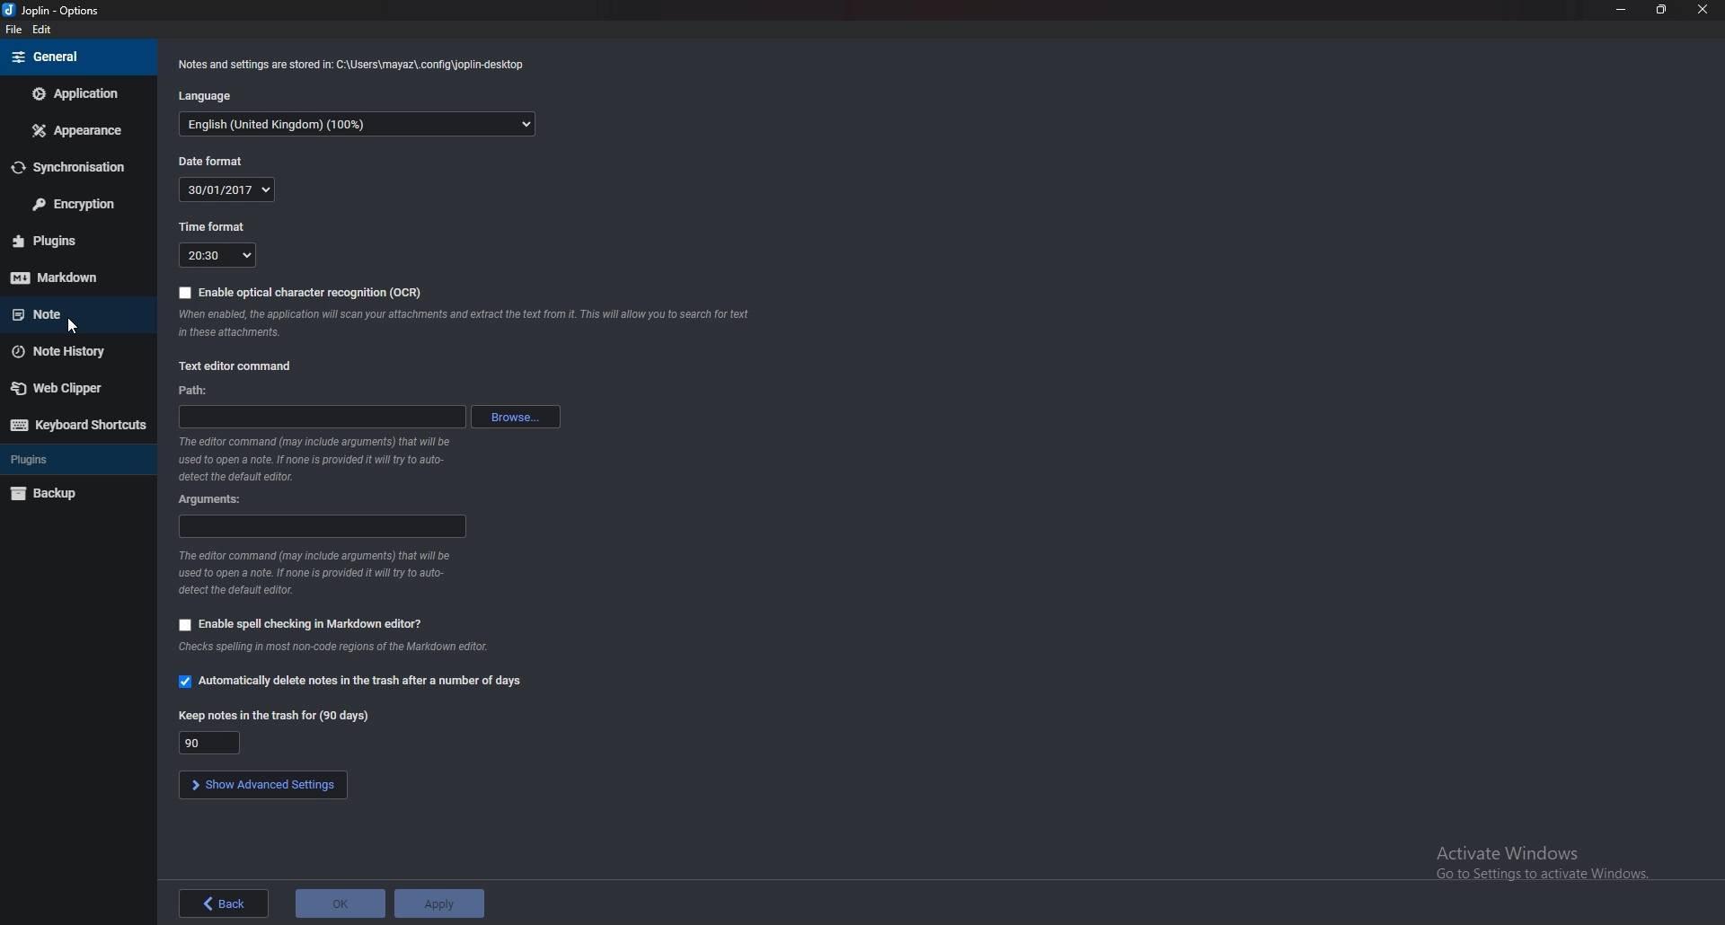  What do you see at coordinates (442, 902) in the screenshot?
I see `apply` at bounding box center [442, 902].